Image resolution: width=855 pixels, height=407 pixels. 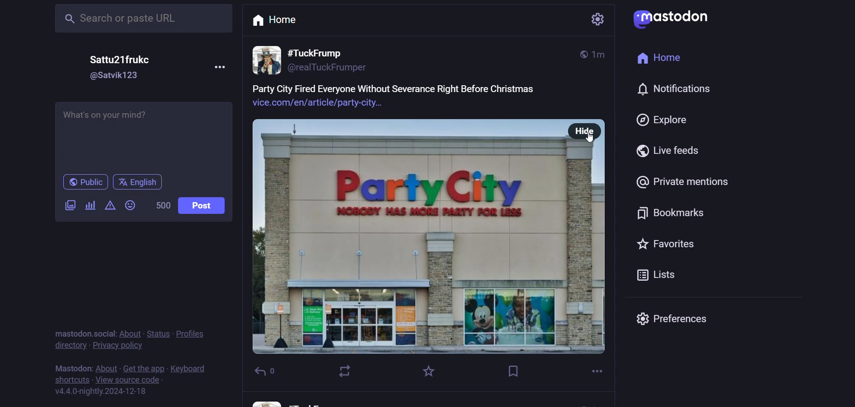 What do you see at coordinates (341, 371) in the screenshot?
I see `boost` at bounding box center [341, 371].